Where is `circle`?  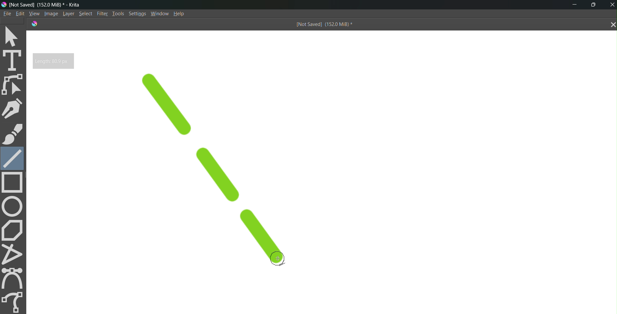
circle is located at coordinates (13, 206).